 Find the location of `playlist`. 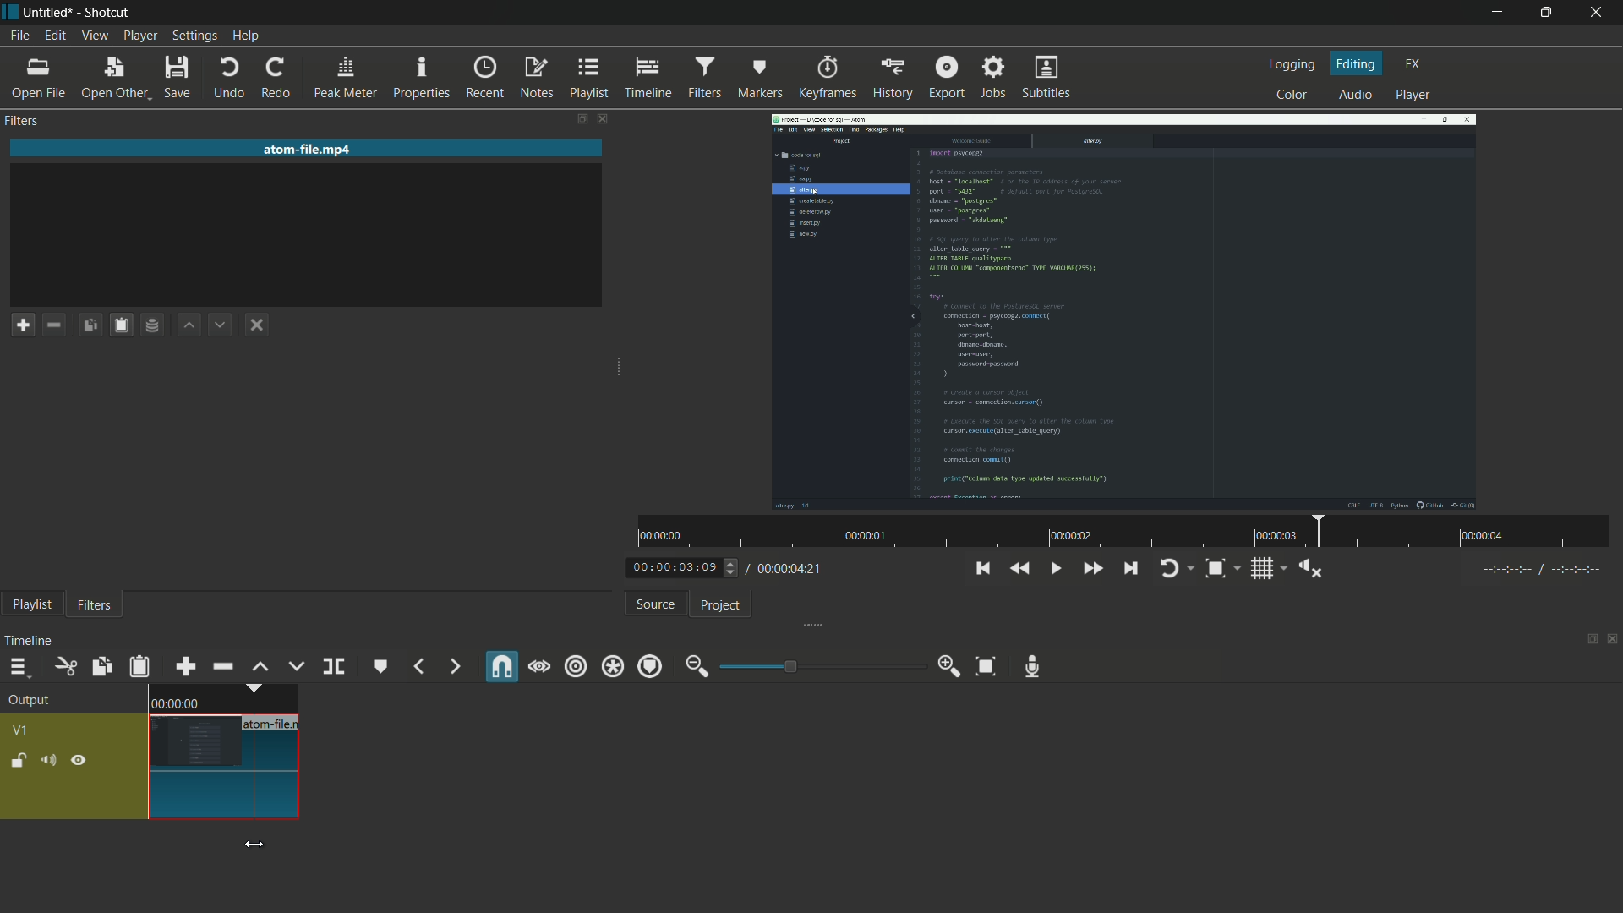

playlist is located at coordinates (34, 605).